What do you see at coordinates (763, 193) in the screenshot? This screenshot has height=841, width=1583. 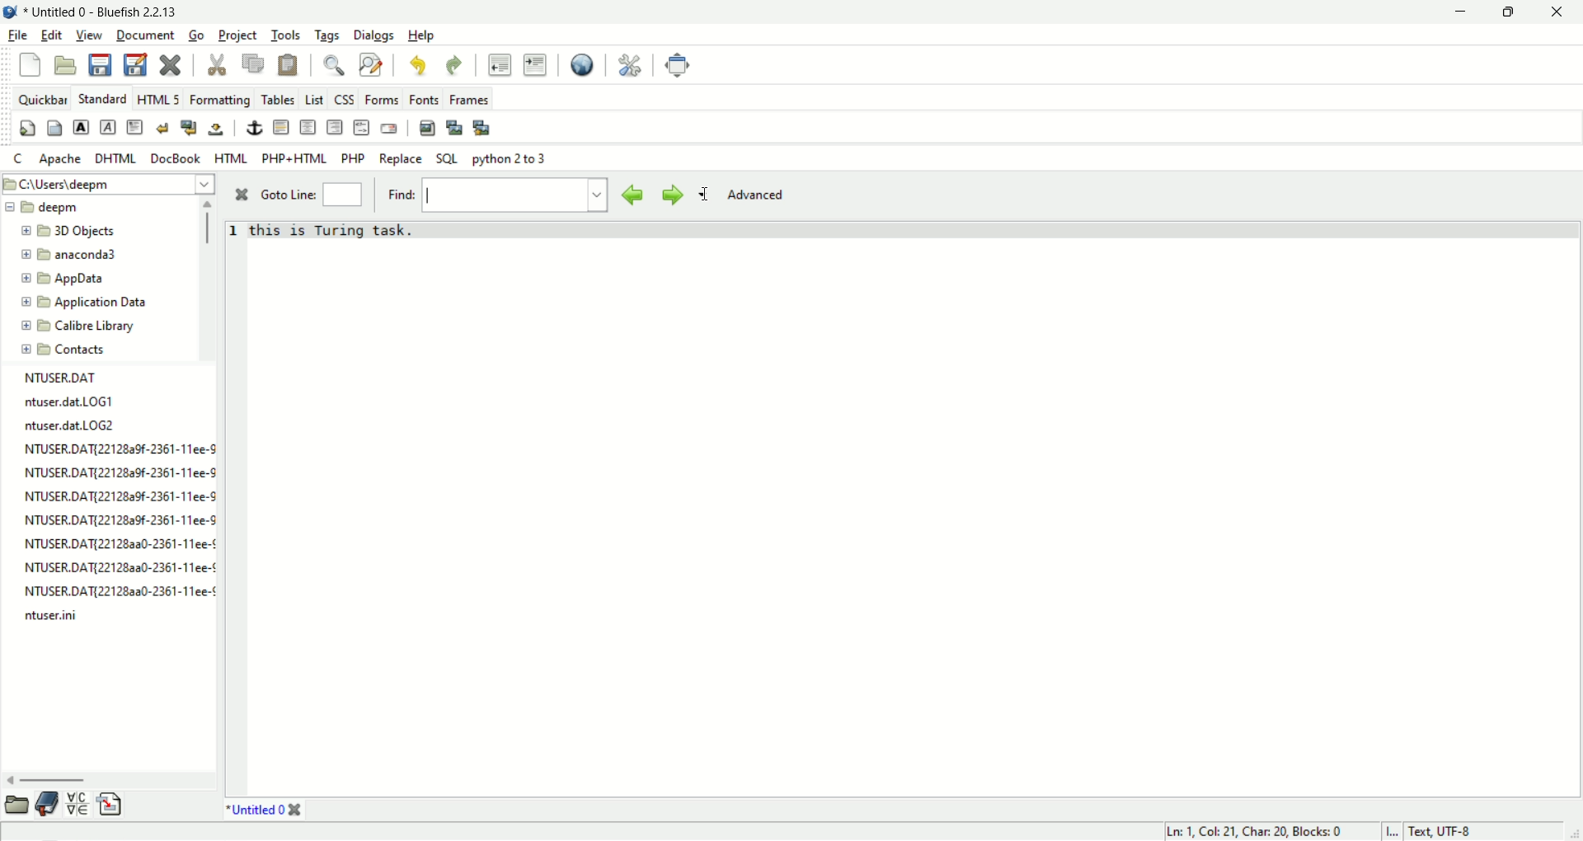 I see `advanced` at bounding box center [763, 193].